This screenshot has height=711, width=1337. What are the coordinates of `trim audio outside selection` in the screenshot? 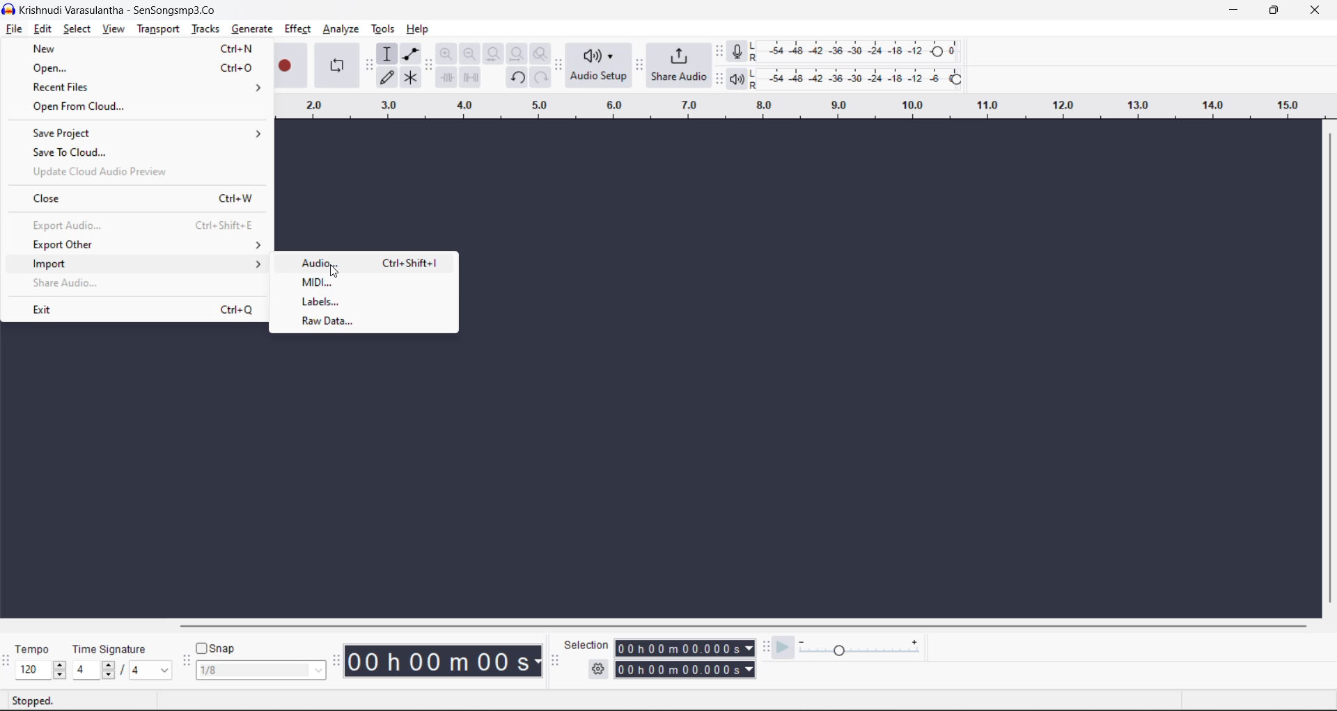 It's located at (447, 78).